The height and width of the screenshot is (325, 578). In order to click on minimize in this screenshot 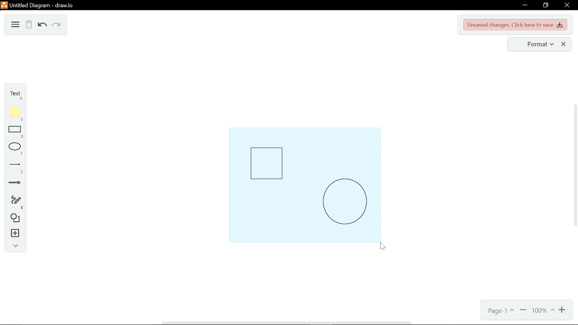, I will do `click(524, 6)`.